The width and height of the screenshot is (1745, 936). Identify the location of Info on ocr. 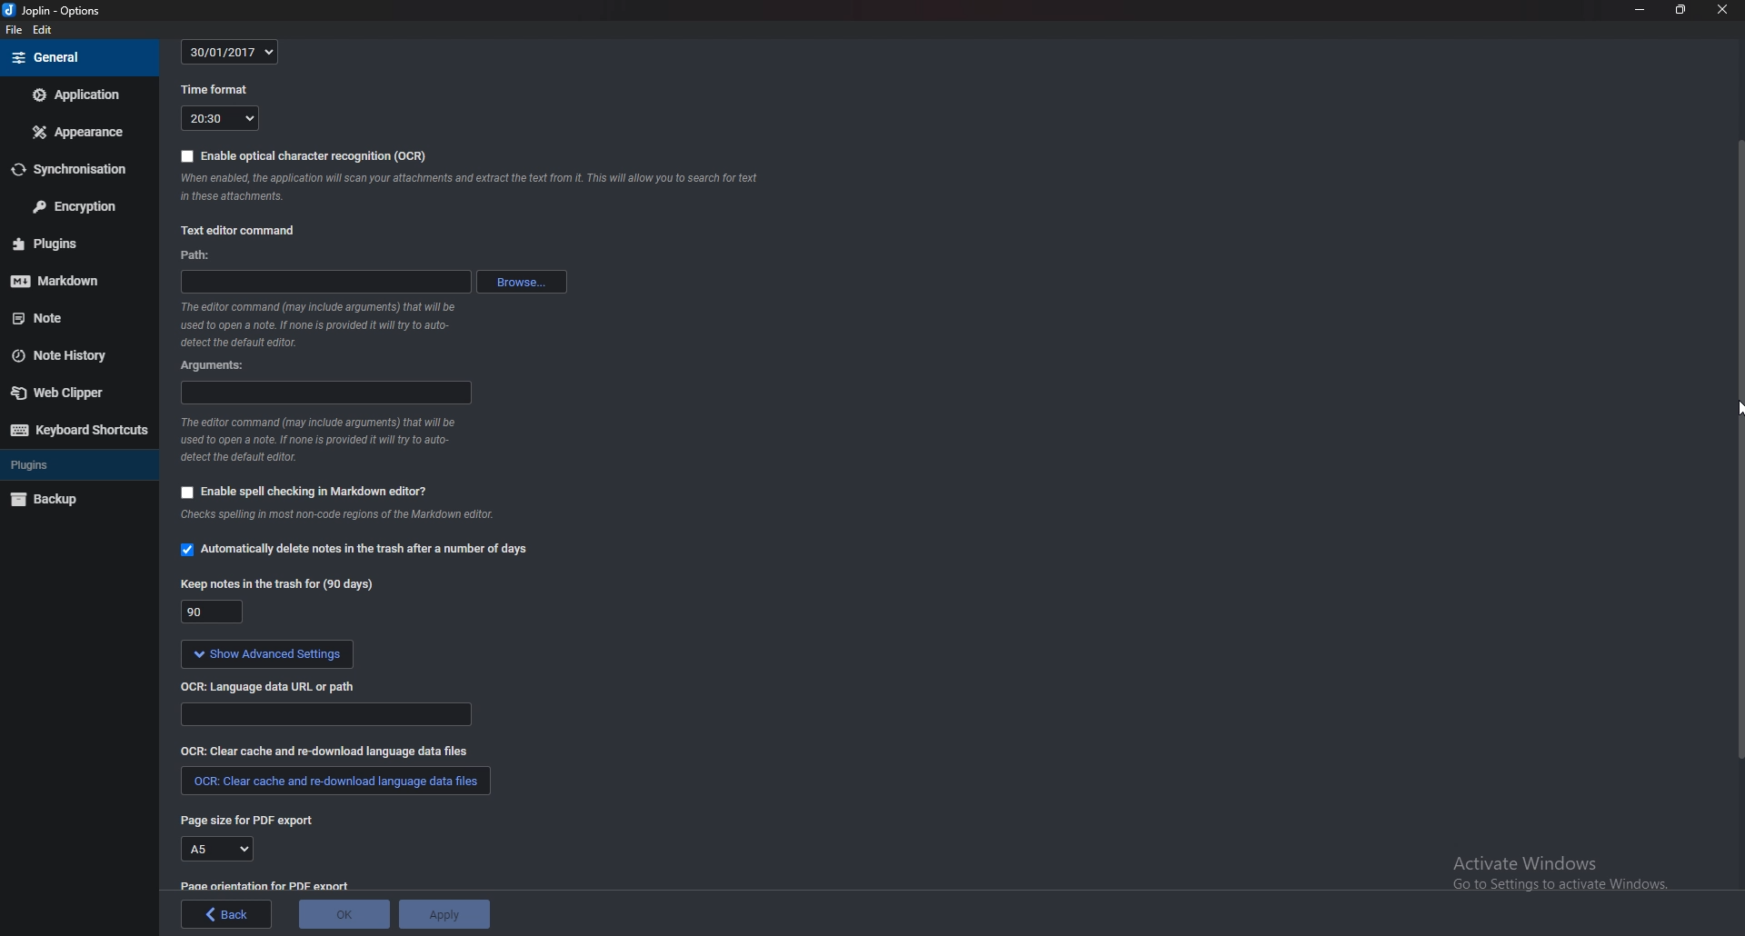
(473, 191).